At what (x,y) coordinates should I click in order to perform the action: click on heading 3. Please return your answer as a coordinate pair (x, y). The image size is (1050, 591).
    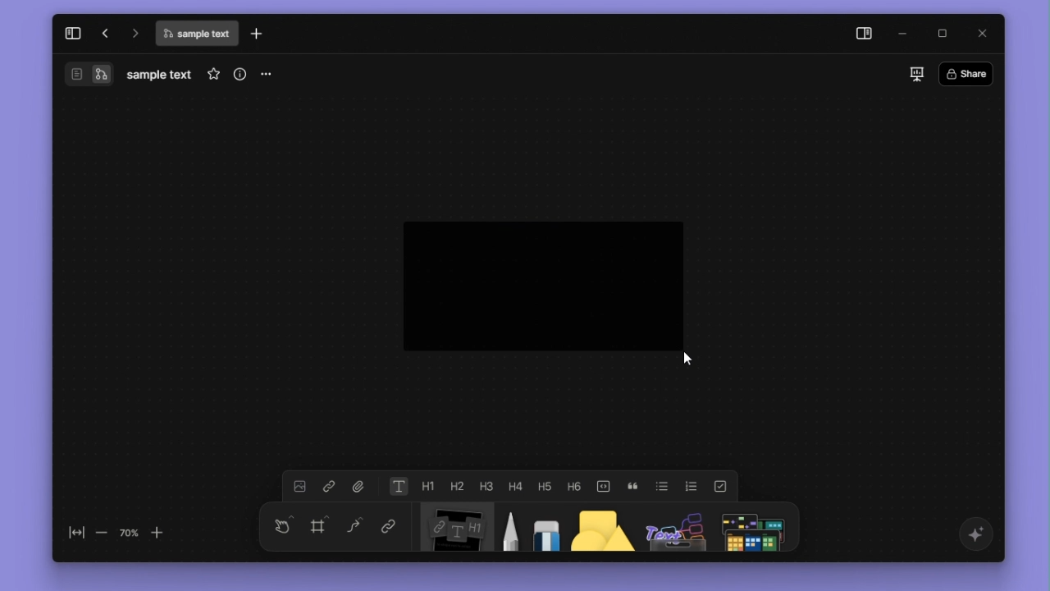
    Looking at the image, I should click on (486, 484).